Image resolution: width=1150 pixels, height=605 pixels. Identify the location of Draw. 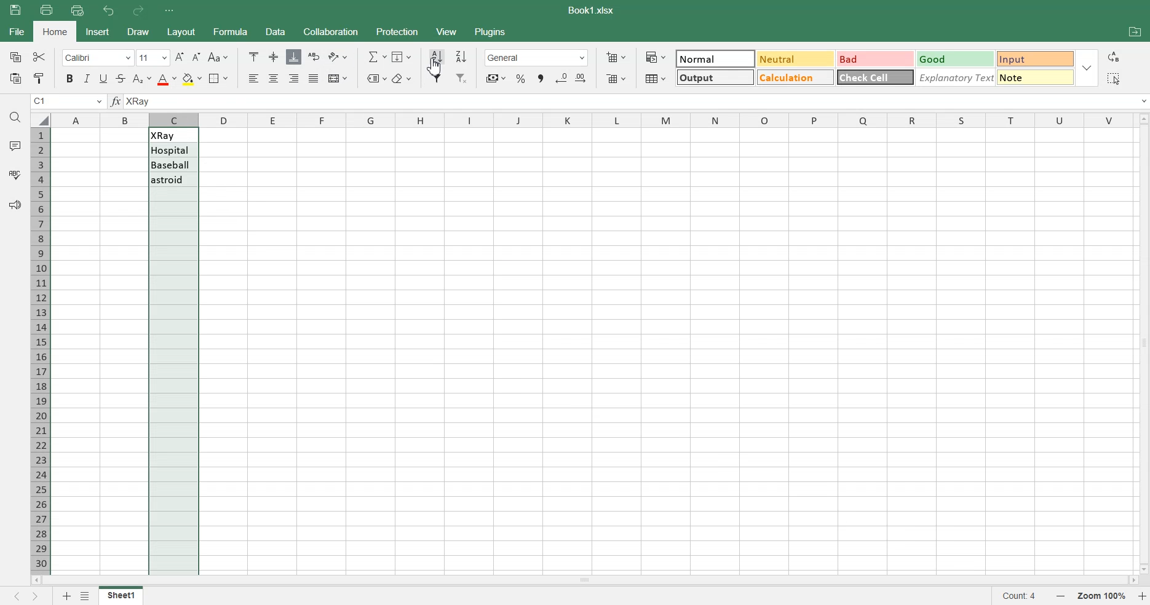
(137, 31).